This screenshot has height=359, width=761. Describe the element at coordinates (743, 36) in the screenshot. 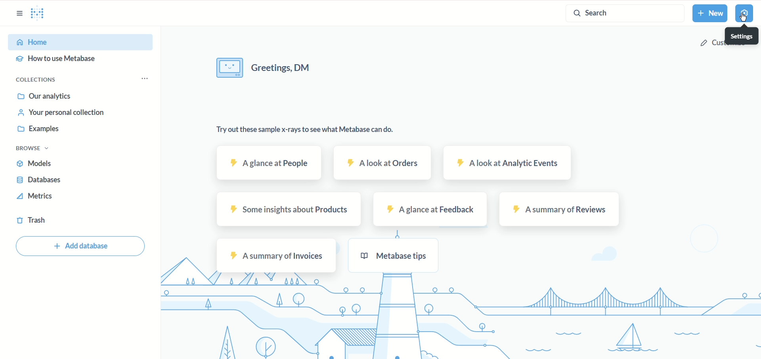

I see `Settings` at that location.